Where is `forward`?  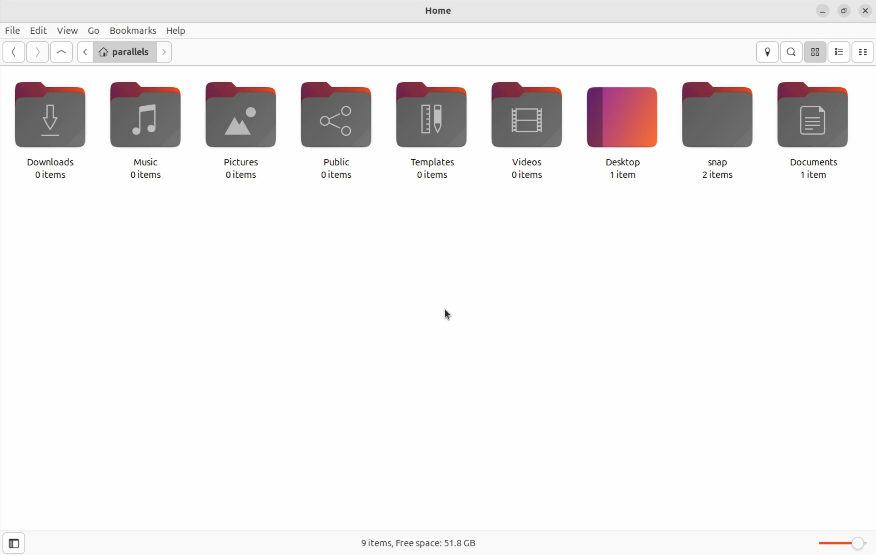 forward is located at coordinates (163, 54).